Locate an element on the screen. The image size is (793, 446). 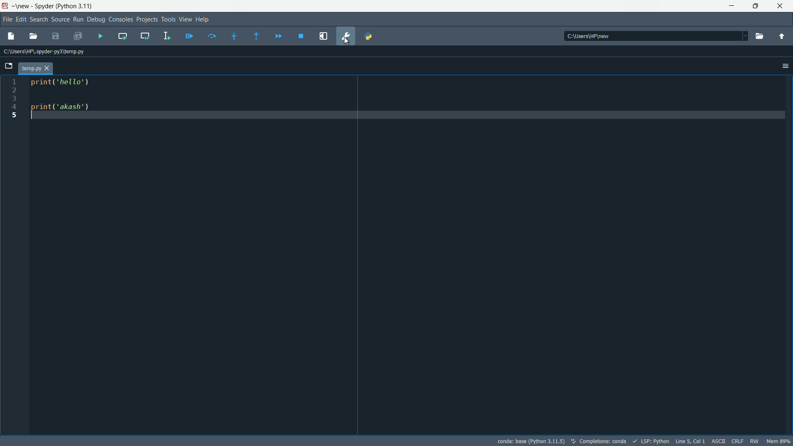
help menu is located at coordinates (203, 19).